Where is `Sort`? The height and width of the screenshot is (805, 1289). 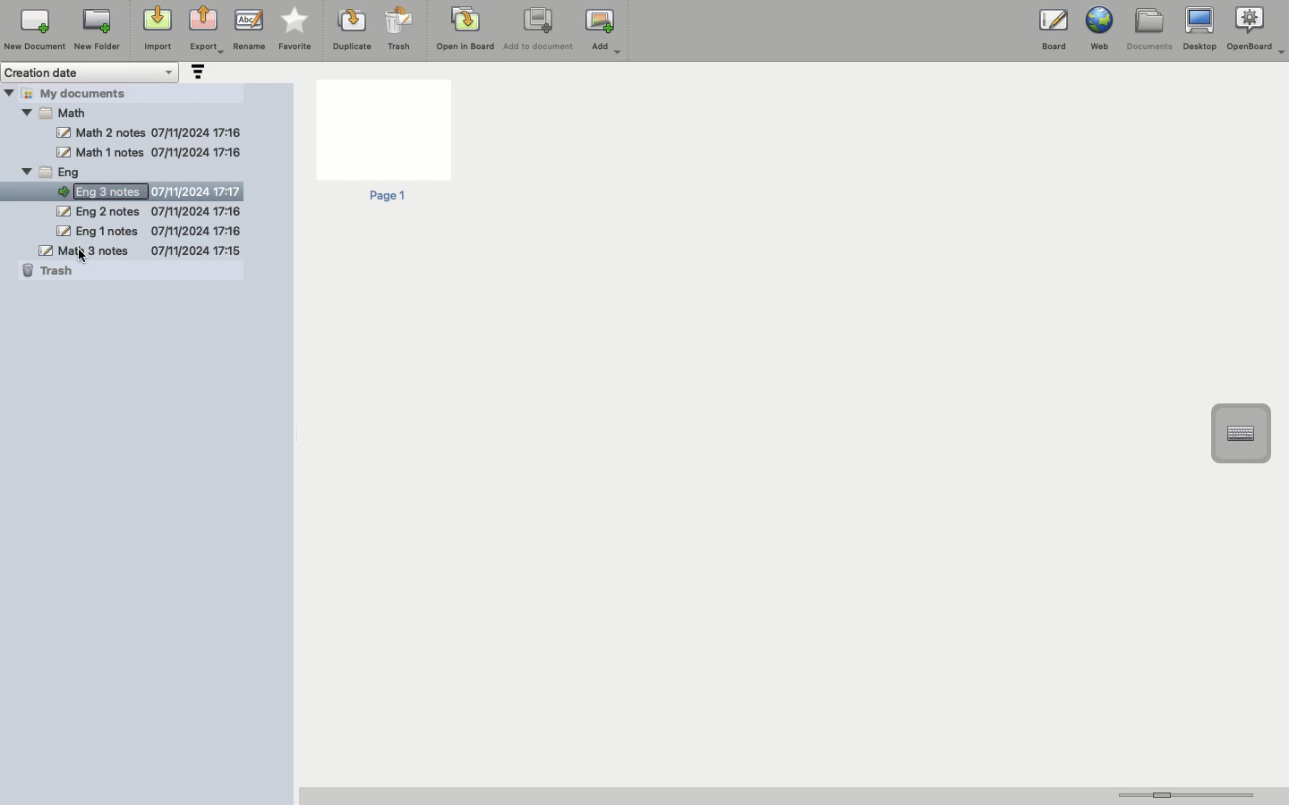 Sort is located at coordinates (196, 73).